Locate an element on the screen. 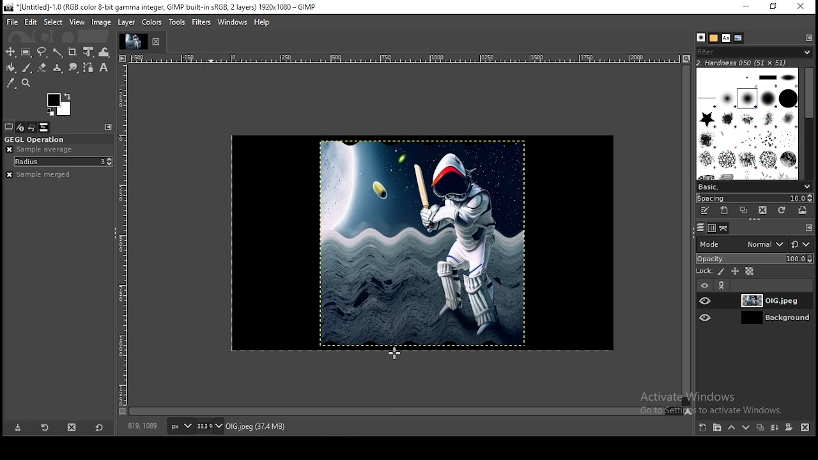 The image size is (818, 460). refresh brushes is located at coordinates (782, 210).